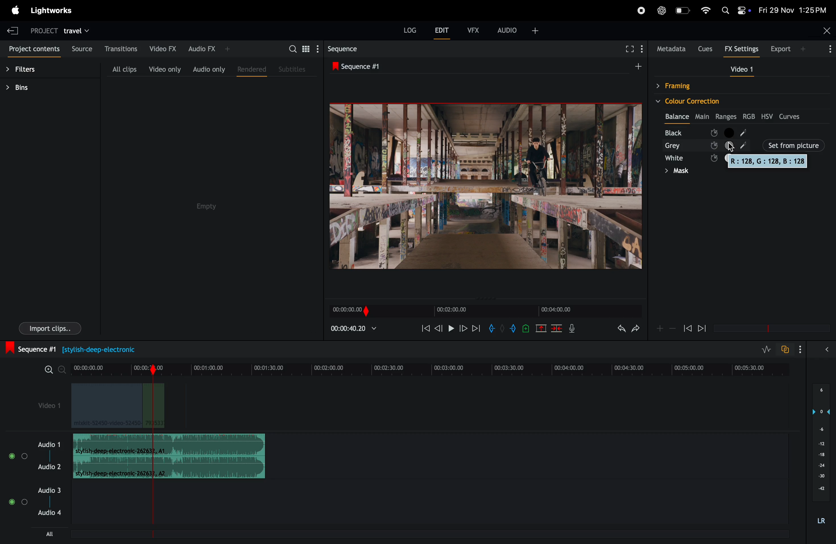  What do you see at coordinates (826, 349) in the screenshot?
I see `expand` at bounding box center [826, 349].